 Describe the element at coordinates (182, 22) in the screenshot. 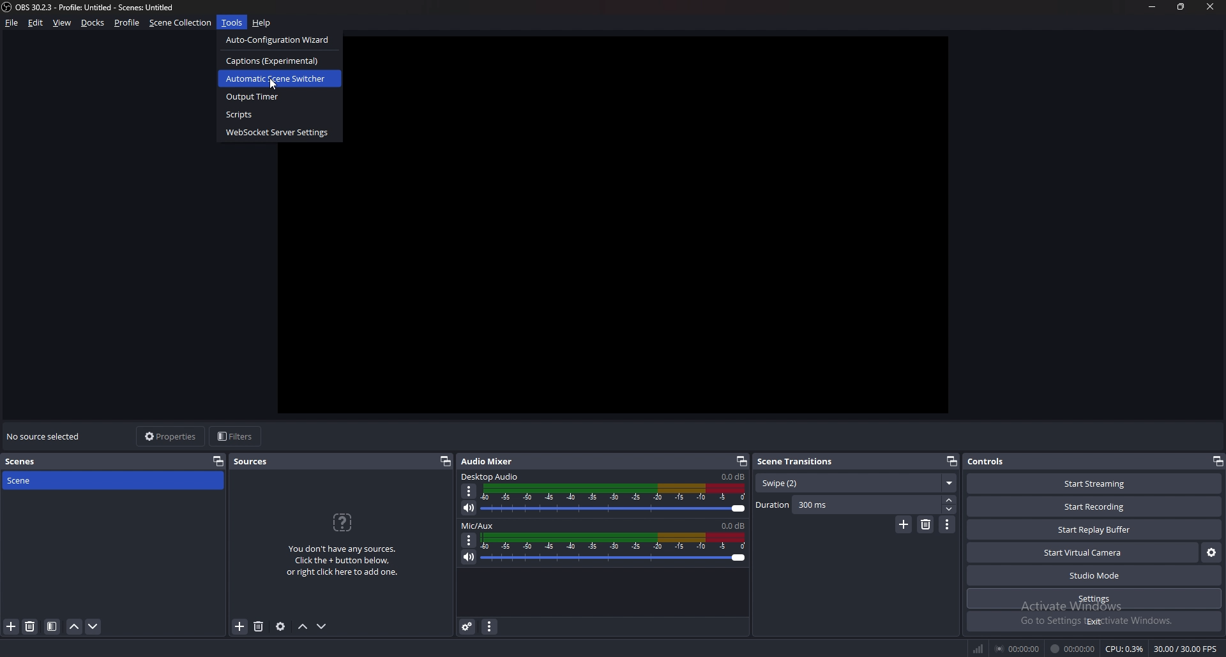

I see `scene collection` at that location.